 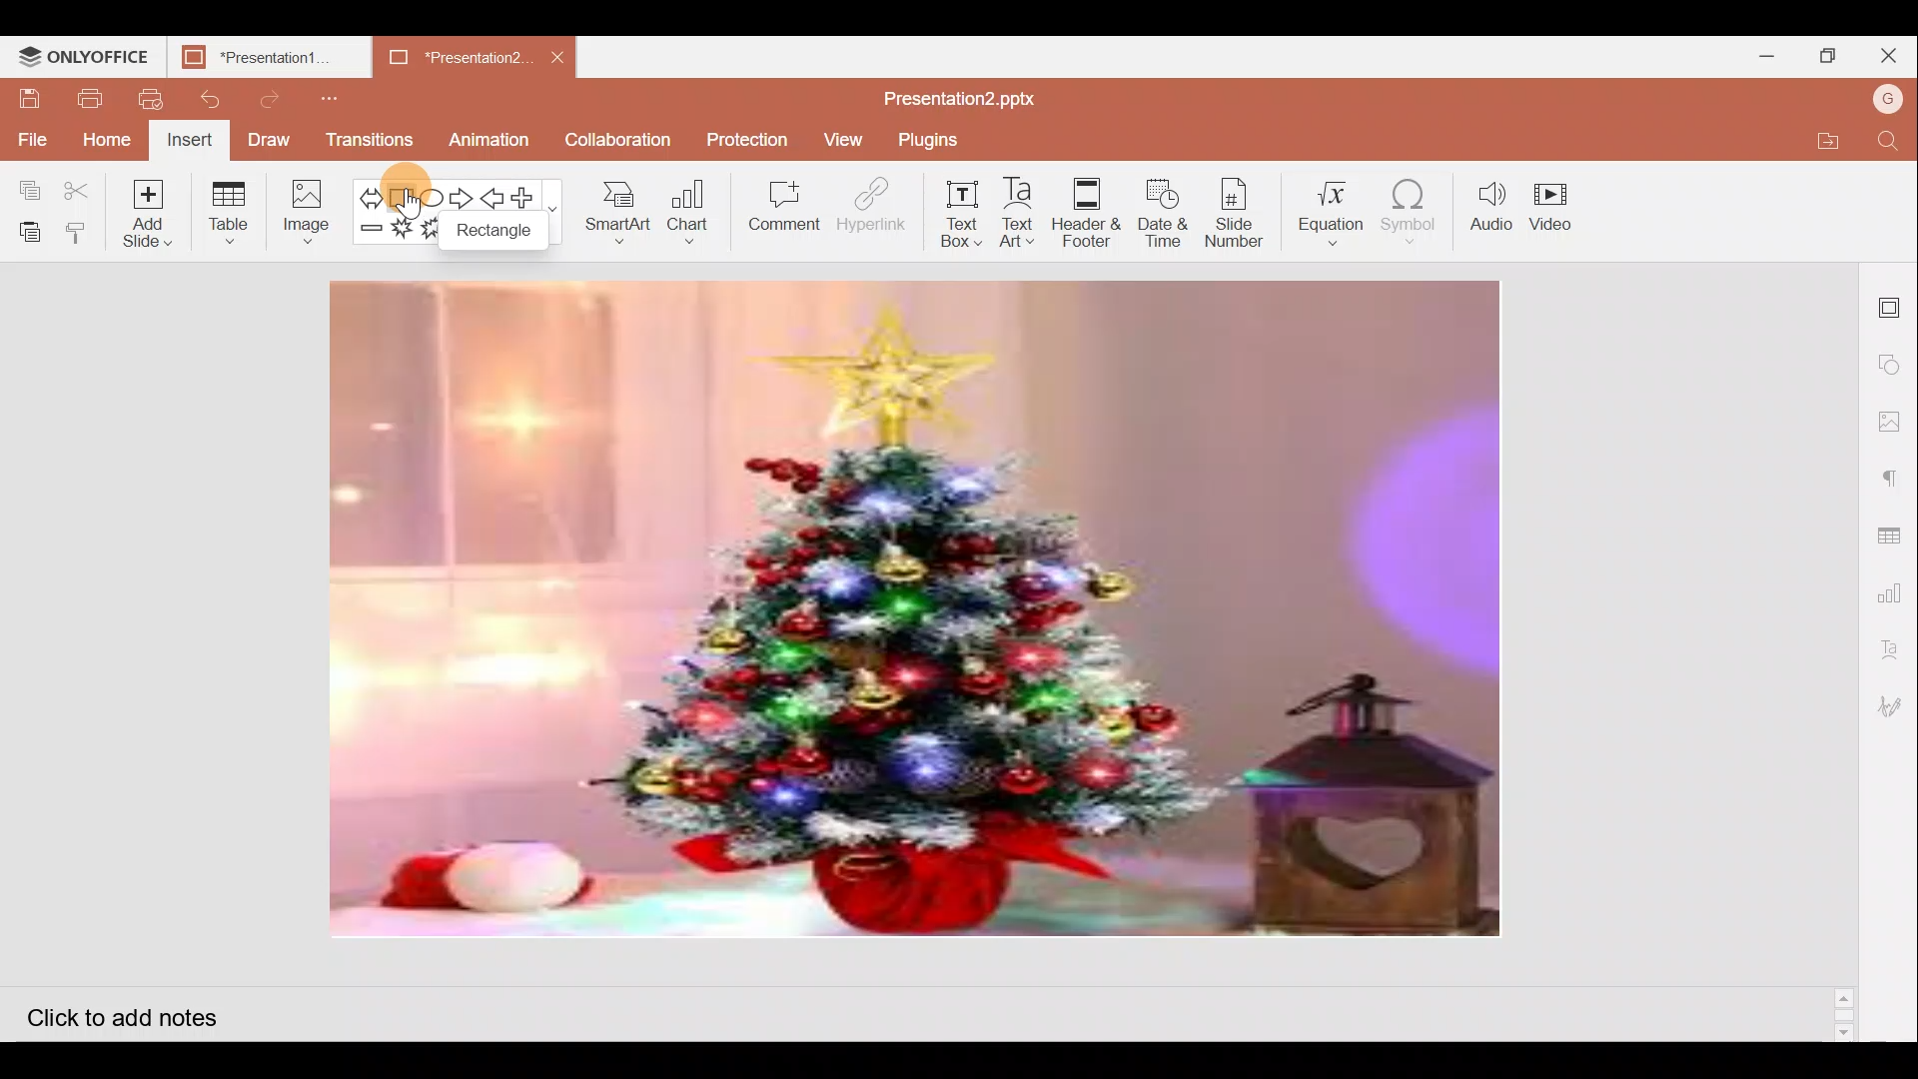 I want to click on Rectangle, so click(x=502, y=236).